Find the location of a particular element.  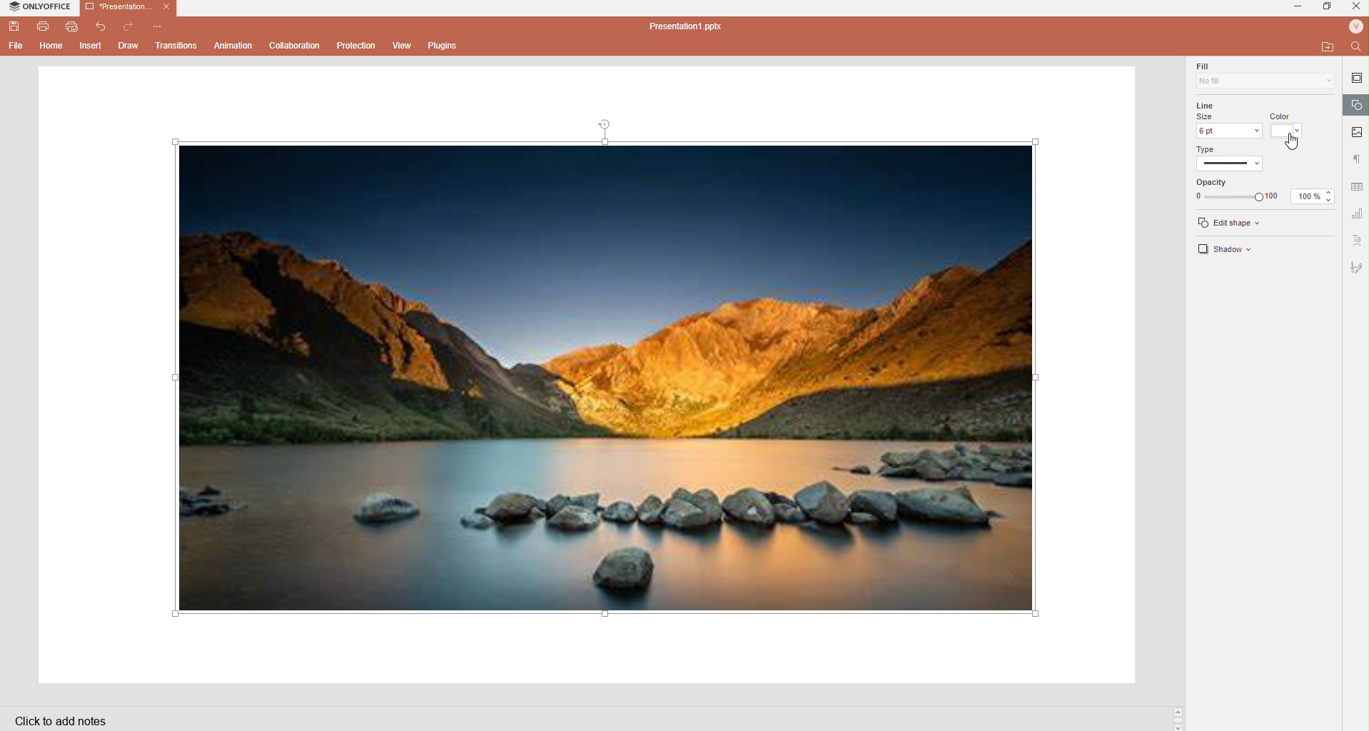

View is located at coordinates (405, 46).